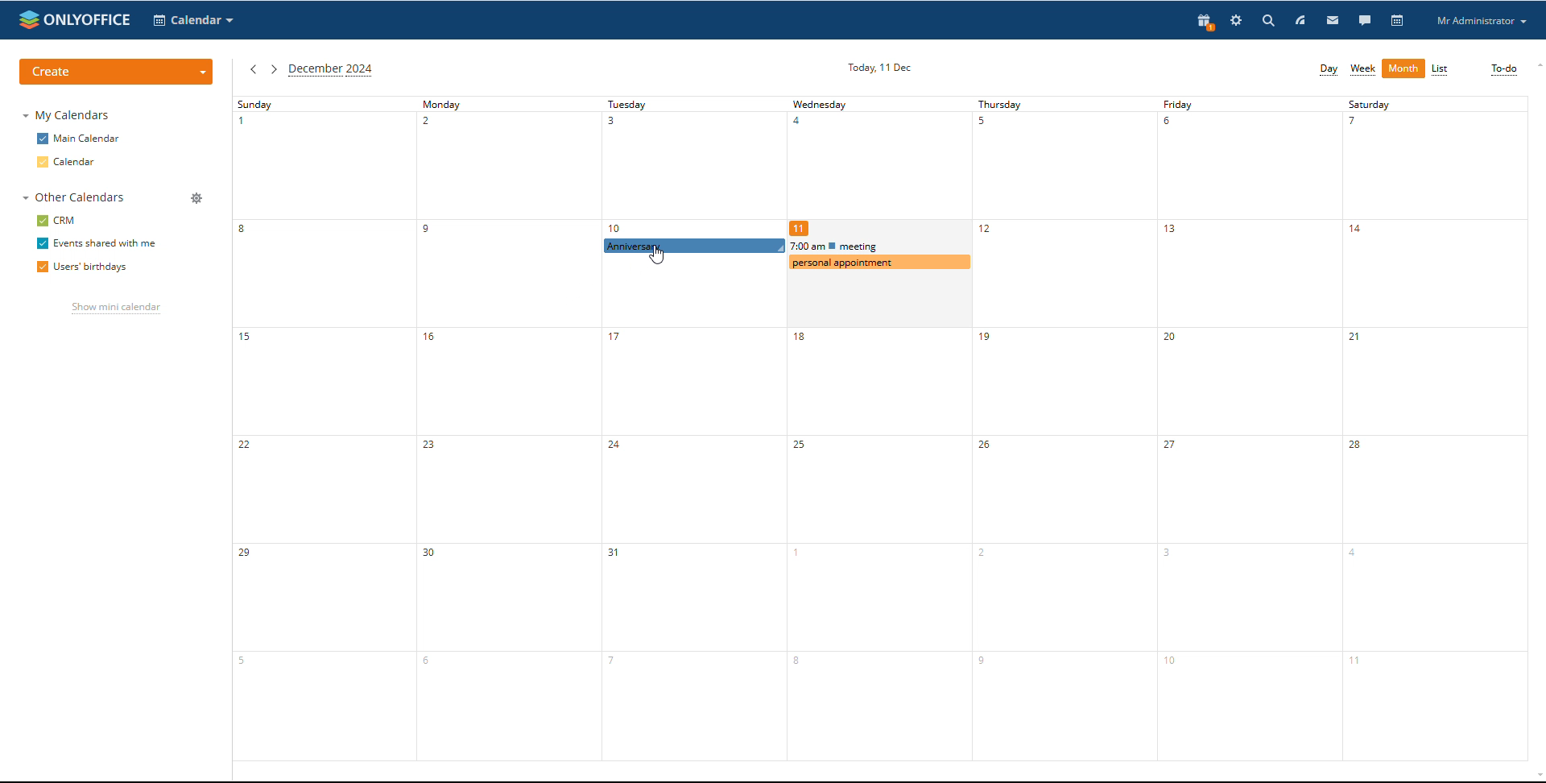 This screenshot has height=783, width=1546. I want to click on tuesday, so click(694, 428).